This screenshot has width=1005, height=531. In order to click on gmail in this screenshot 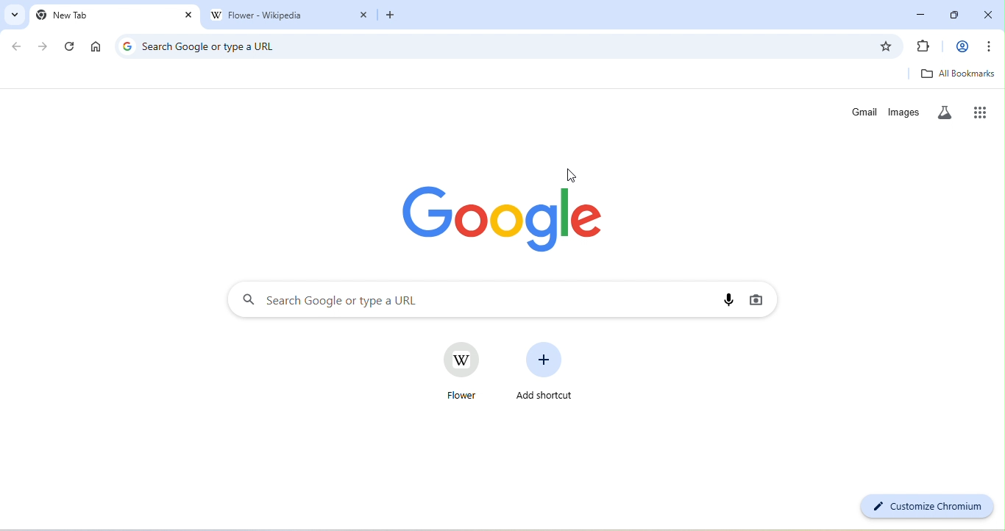, I will do `click(864, 112)`.